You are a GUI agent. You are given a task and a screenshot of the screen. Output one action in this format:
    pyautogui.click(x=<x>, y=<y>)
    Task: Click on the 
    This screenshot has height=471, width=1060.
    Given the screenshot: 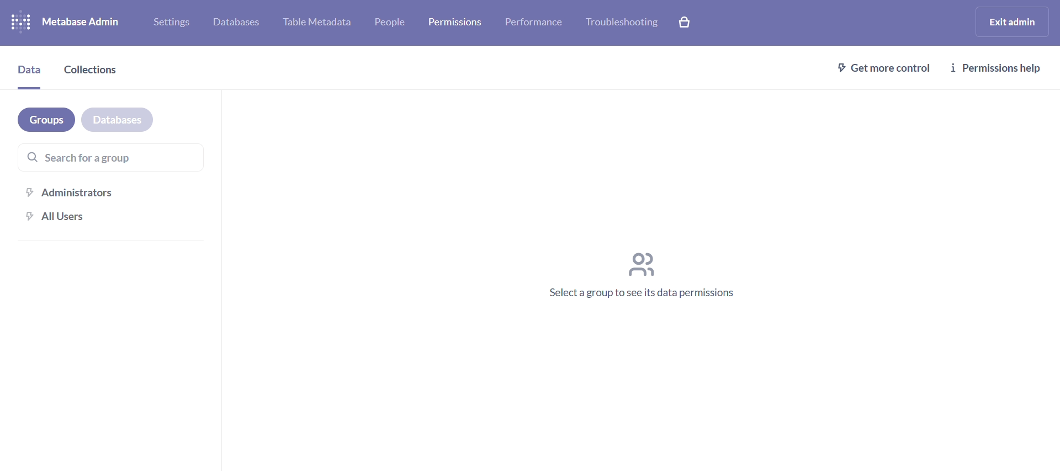 What is the action you would take?
    pyautogui.click(x=28, y=74)
    